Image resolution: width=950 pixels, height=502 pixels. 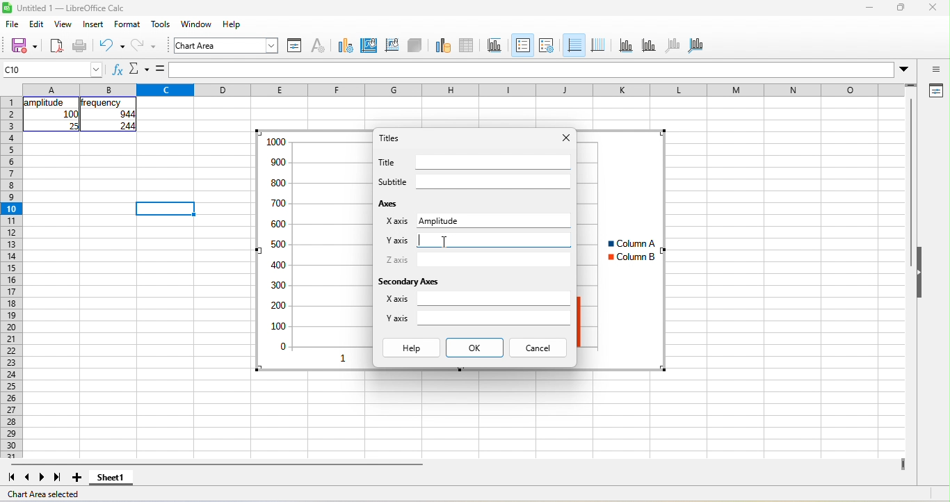 What do you see at coordinates (397, 259) in the screenshot?
I see `Z axis` at bounding box center [397, 259].